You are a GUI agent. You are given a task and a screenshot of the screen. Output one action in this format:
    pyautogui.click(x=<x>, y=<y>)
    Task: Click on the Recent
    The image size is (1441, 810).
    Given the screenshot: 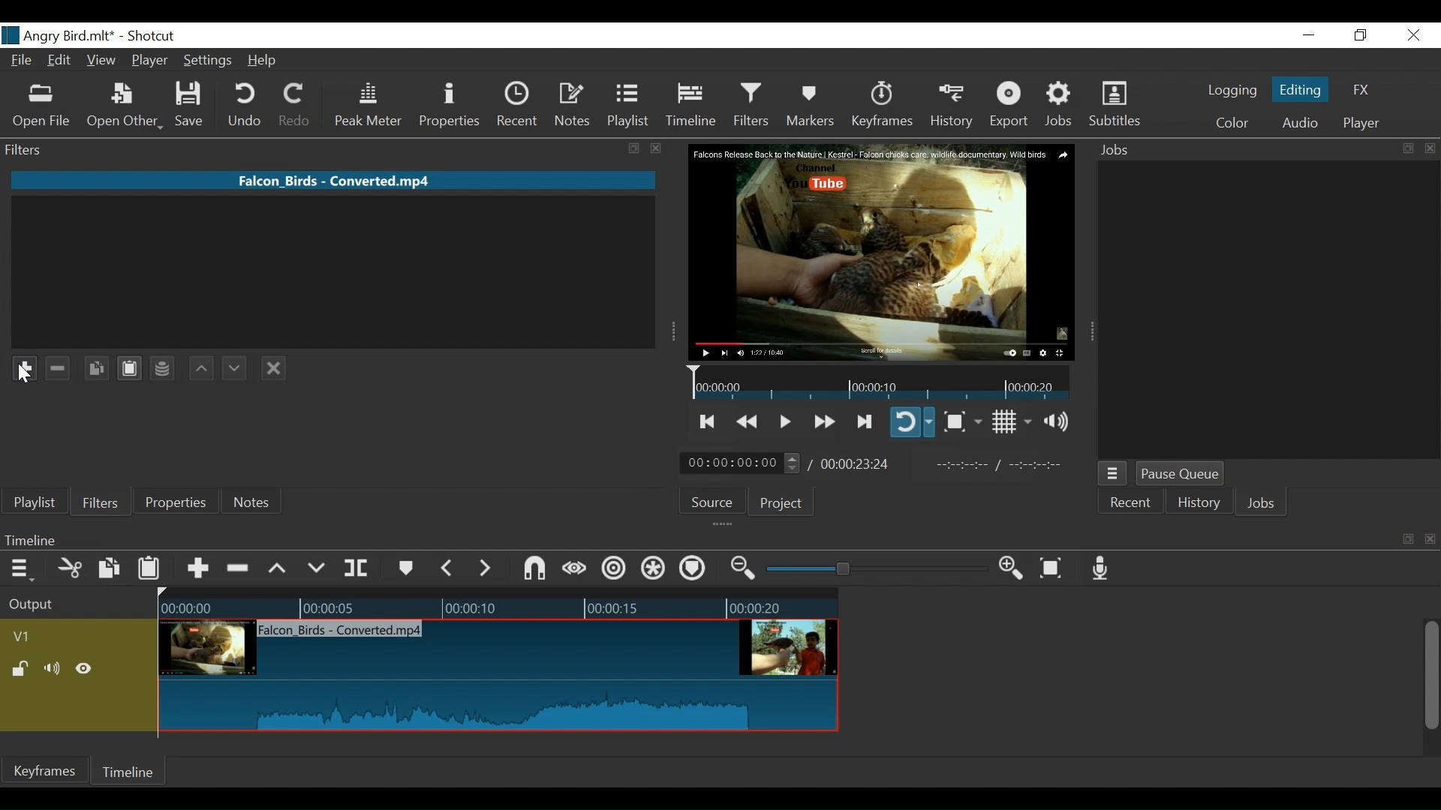 What is the action you would take?
    pyautogui.click(x=1129, y=505)
    